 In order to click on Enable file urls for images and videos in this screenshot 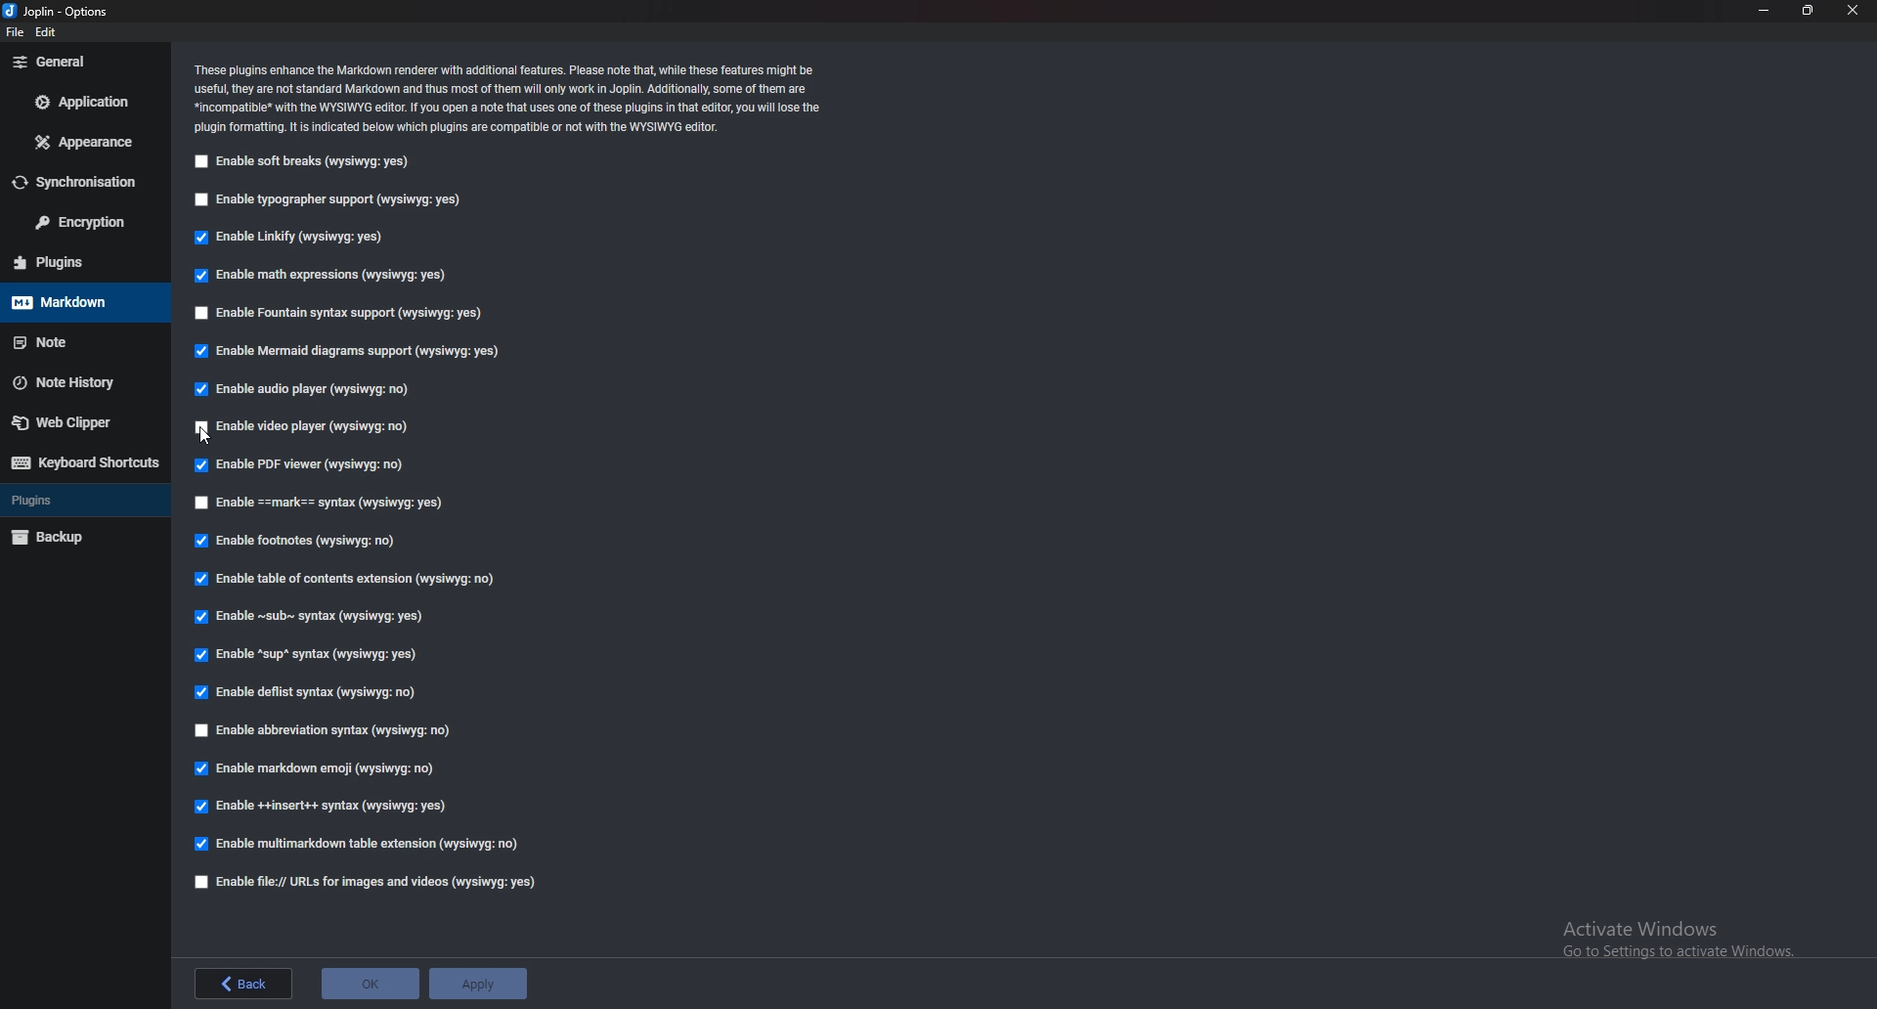, I will do `click(368, 883)`.